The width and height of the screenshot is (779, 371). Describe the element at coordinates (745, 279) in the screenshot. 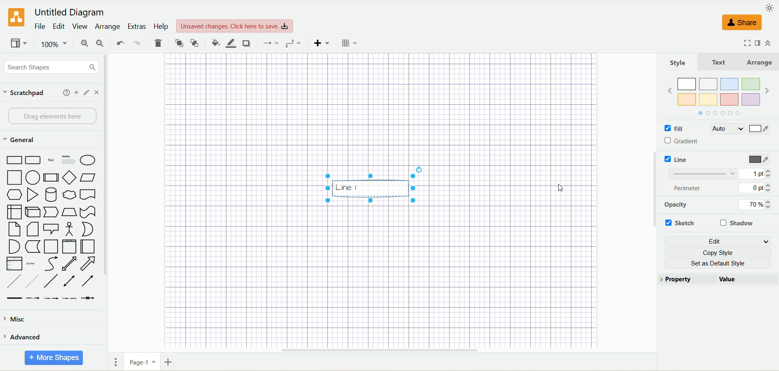

I see `Value` at that location.